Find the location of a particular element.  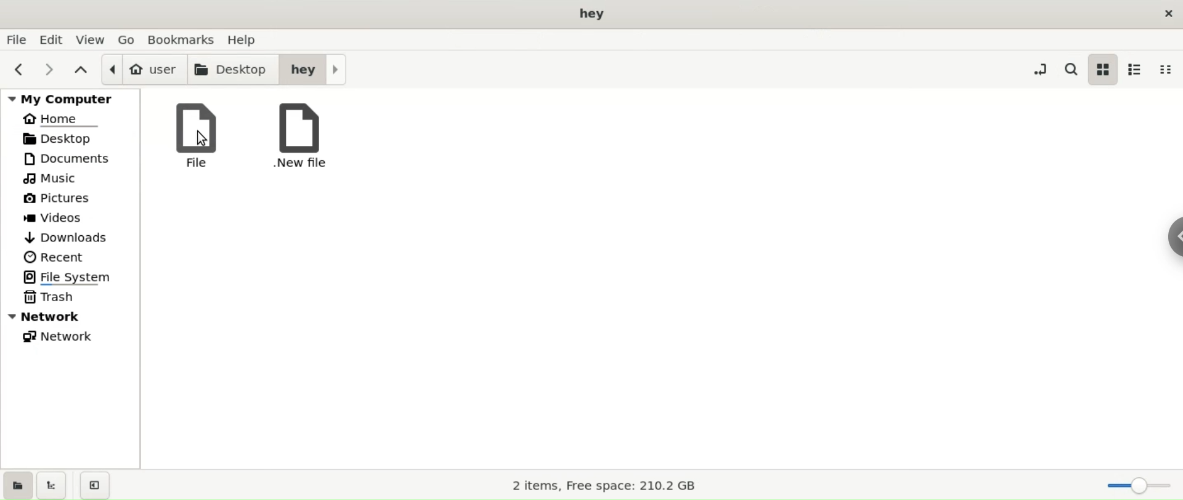

help is located at coordinates (246, 39).